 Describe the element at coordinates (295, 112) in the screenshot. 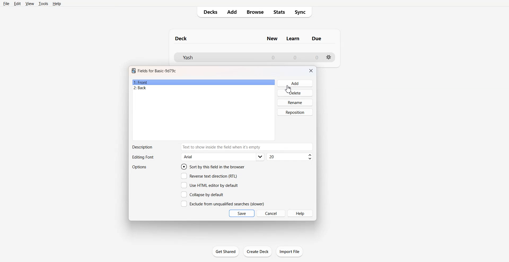

I see `Reposition` at that location.